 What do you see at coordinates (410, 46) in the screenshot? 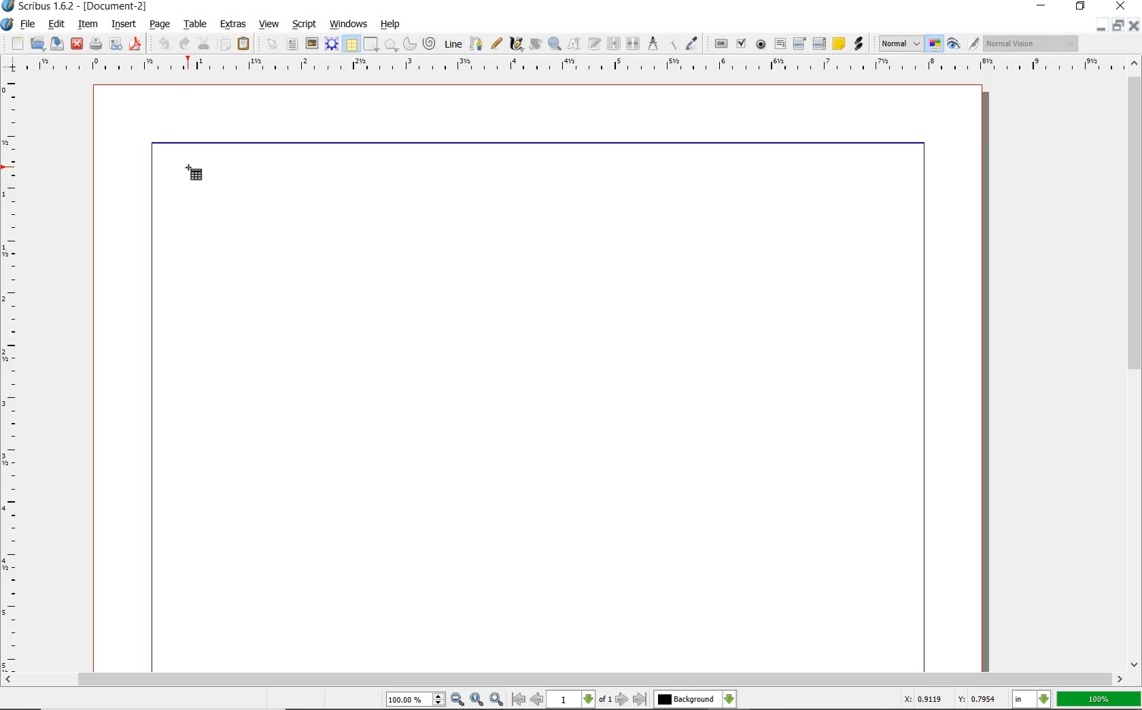
I see `arc` at bounding box center [410, 46].